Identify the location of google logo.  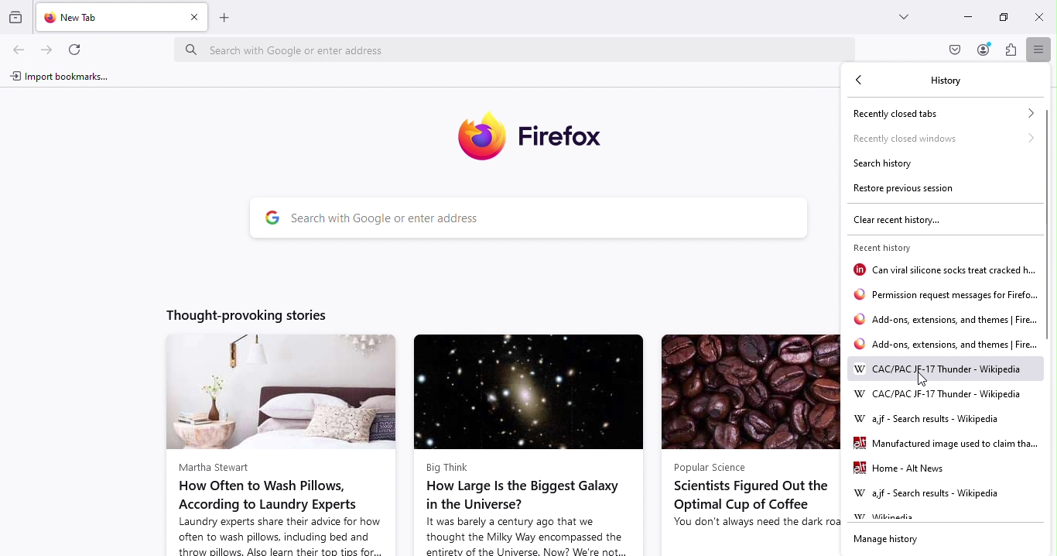
(267, 220).